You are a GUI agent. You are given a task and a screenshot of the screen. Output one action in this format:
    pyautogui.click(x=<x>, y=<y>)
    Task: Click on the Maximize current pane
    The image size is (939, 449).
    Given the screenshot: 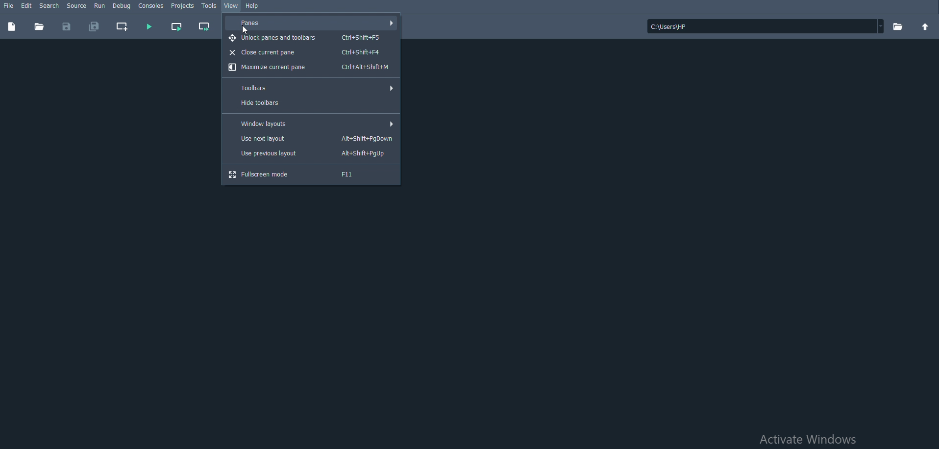 What is the action you would take?
    pyautogui.click(x=309, y=67)
    